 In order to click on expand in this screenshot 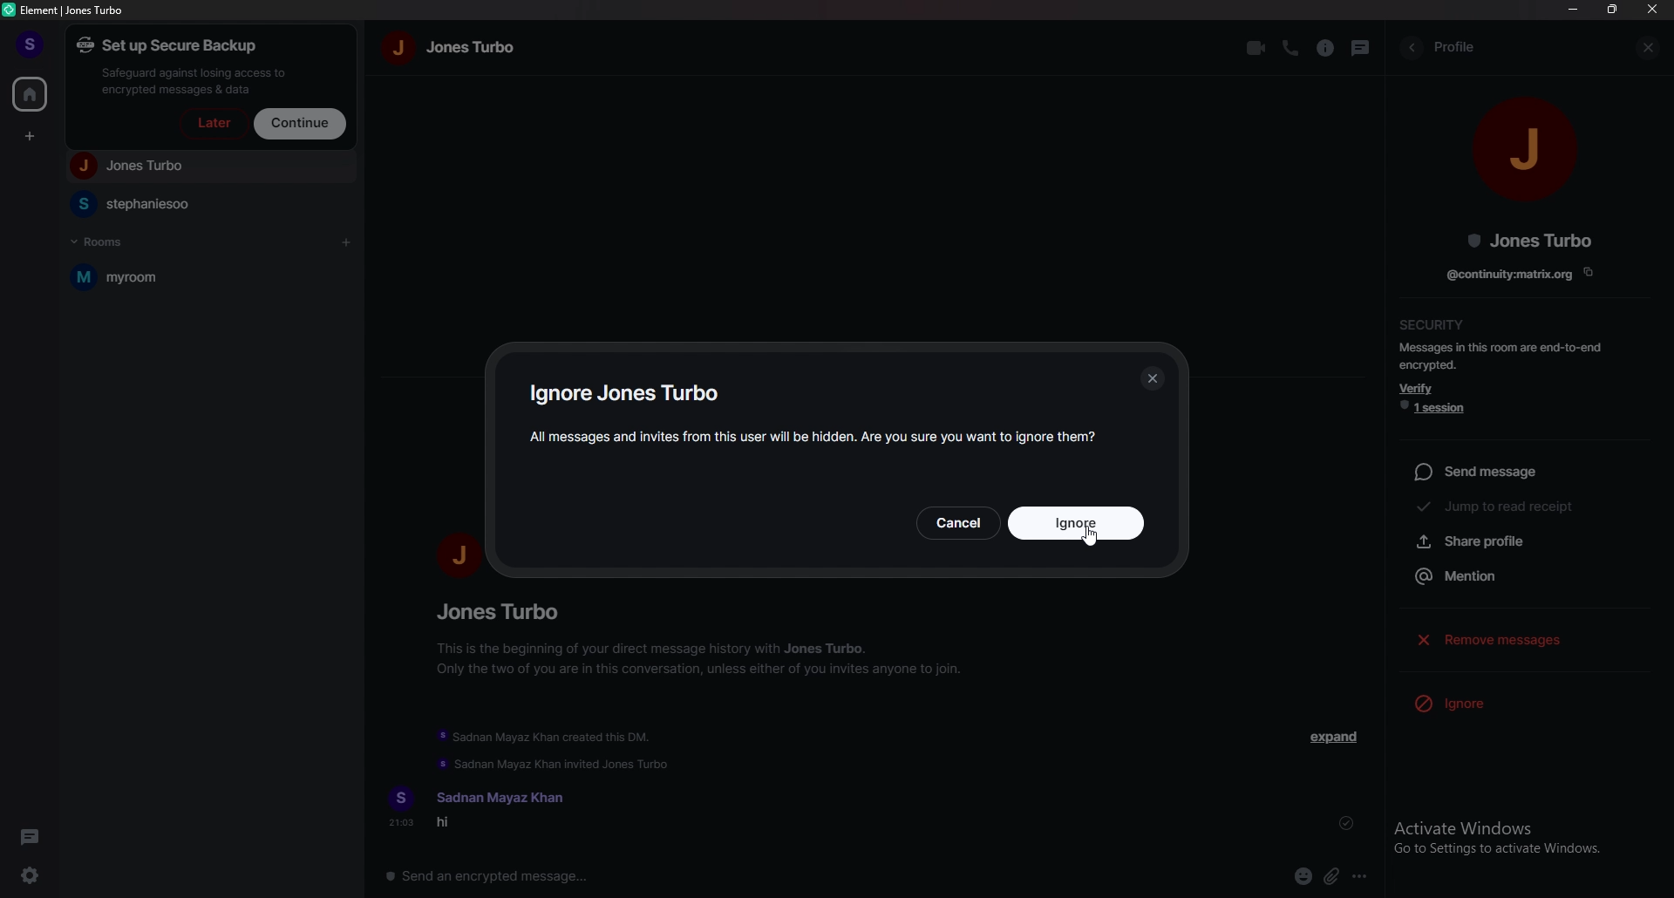, I will do `click(1336, 737)`.